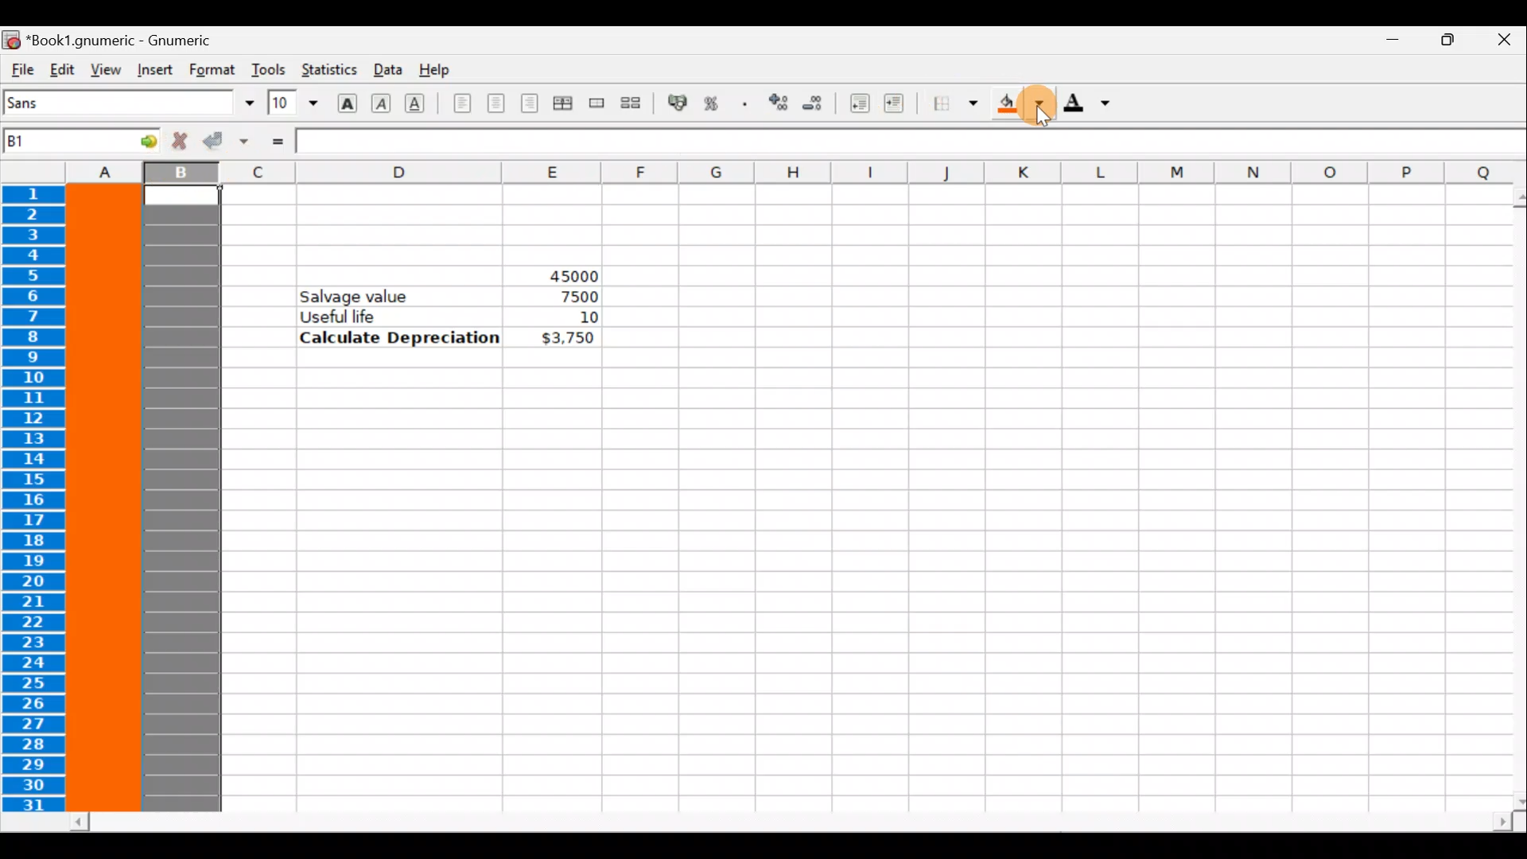 The height and width of the screenshot is (859, 1527). What do you see at coordinates (631, 102) in the screenshot?
I see `Split merged range of cells` at bounding box center [631, 102].